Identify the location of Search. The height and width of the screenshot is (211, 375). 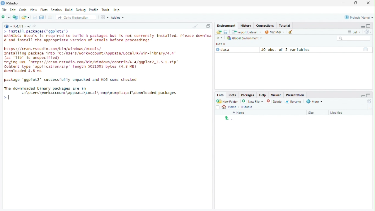
(354, 38).